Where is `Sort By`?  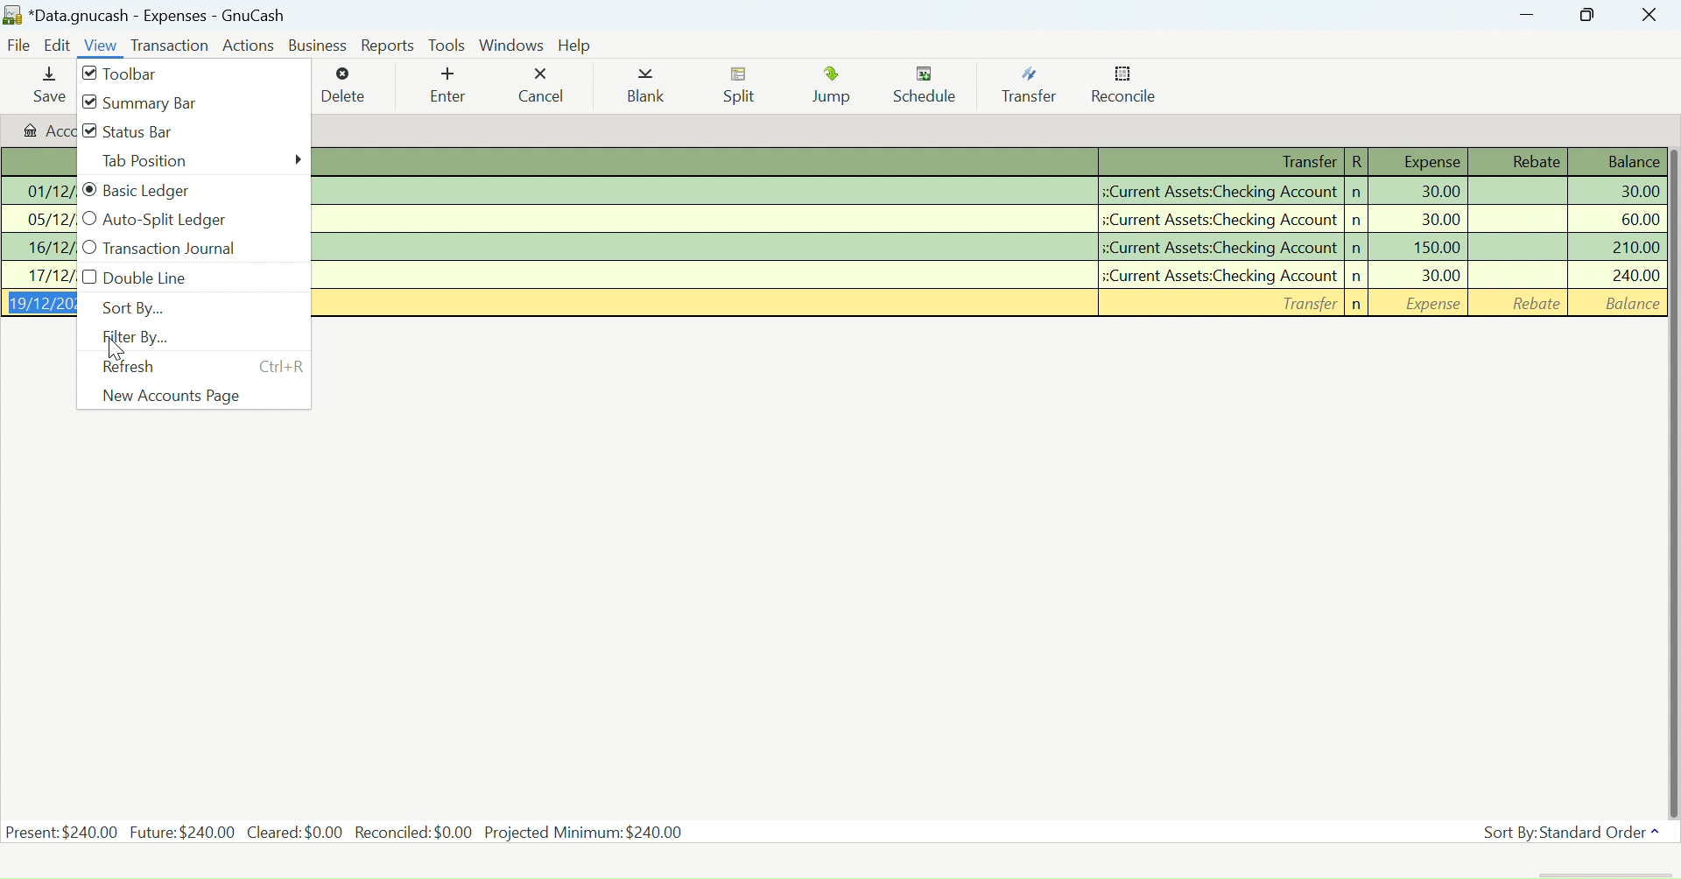 Sort By is located at coordinates (172, 307).